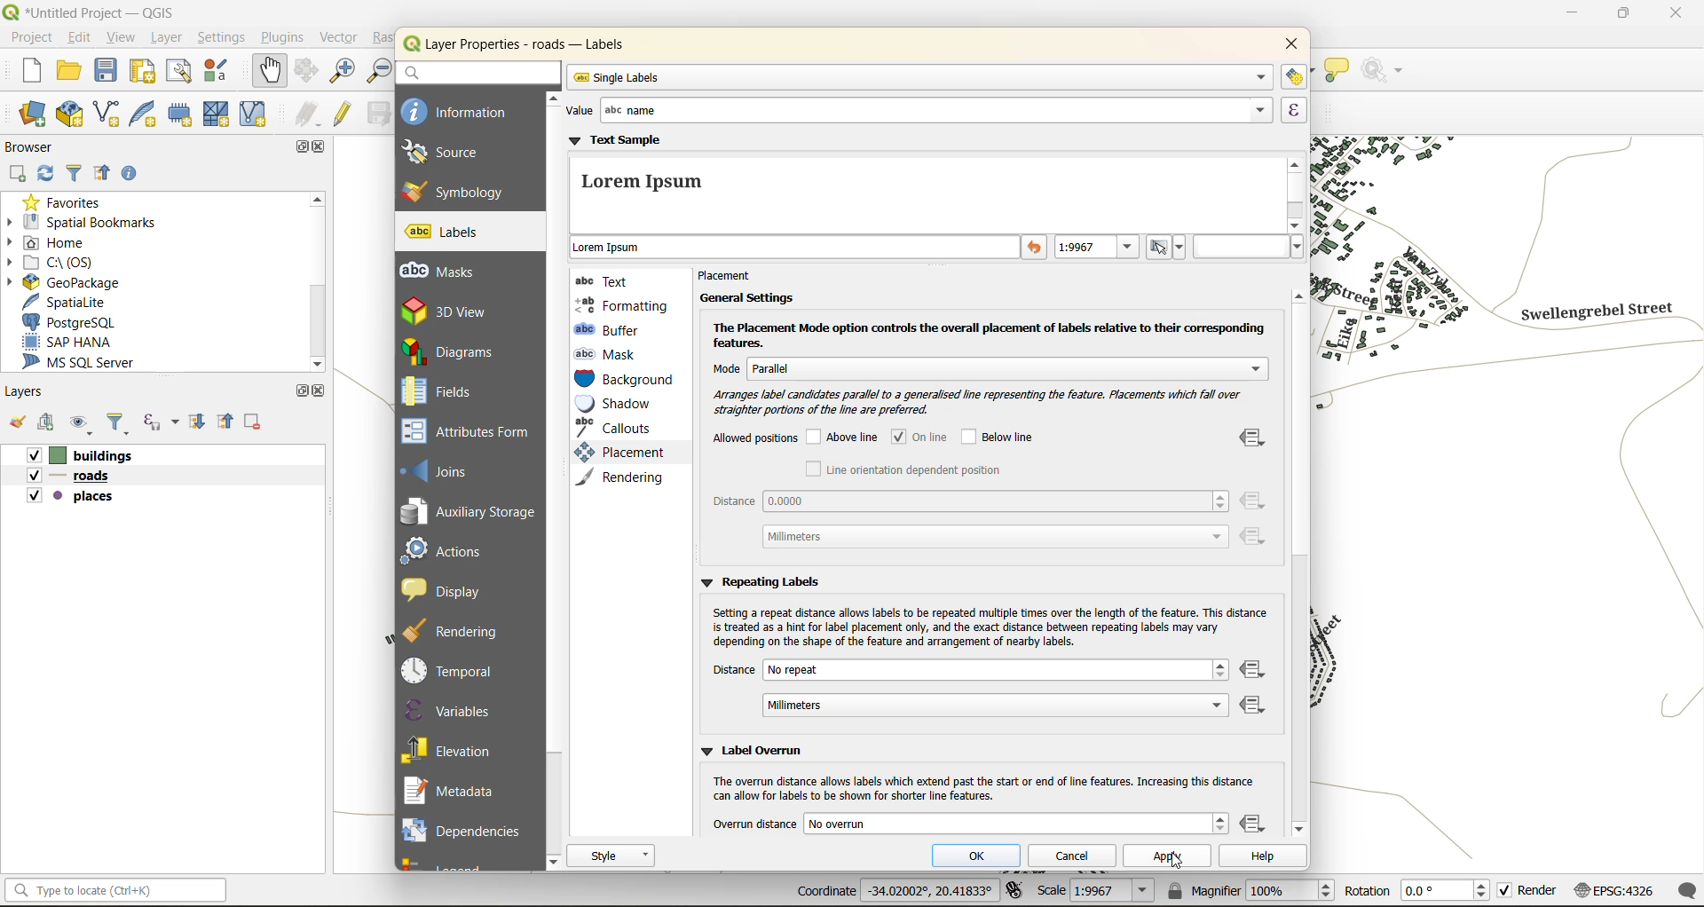 This screenshot has height=907, width=1704. I want to click on allowed positions, so click(753, 440).